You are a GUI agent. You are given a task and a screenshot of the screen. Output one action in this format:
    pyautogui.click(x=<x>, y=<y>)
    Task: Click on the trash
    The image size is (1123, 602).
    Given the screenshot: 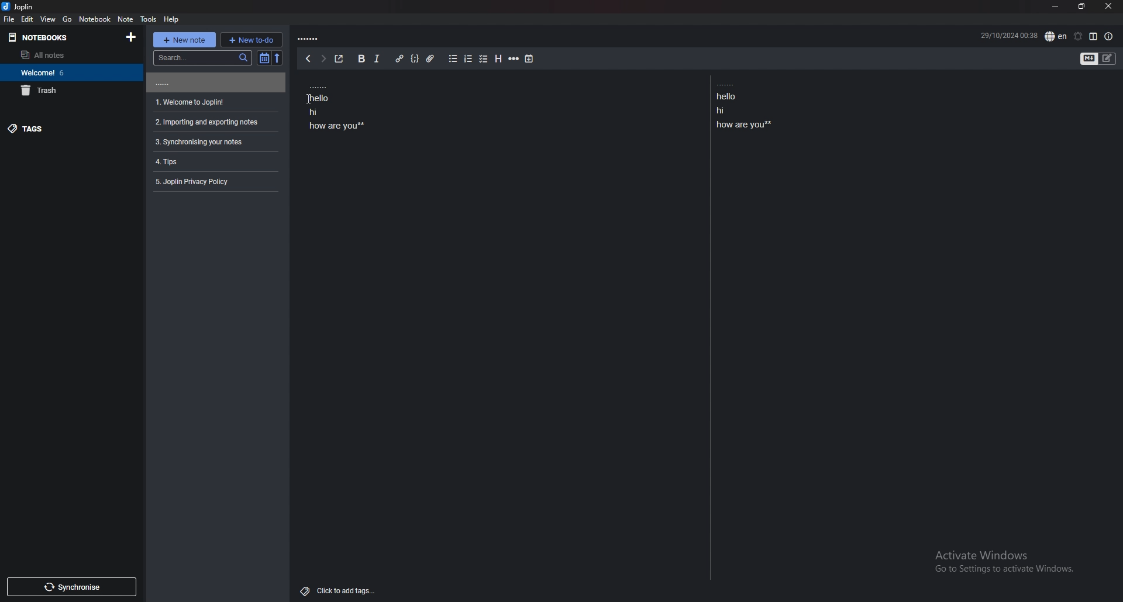 What is the action you would take?
    pyautogui.click(x=71, y=91)
    